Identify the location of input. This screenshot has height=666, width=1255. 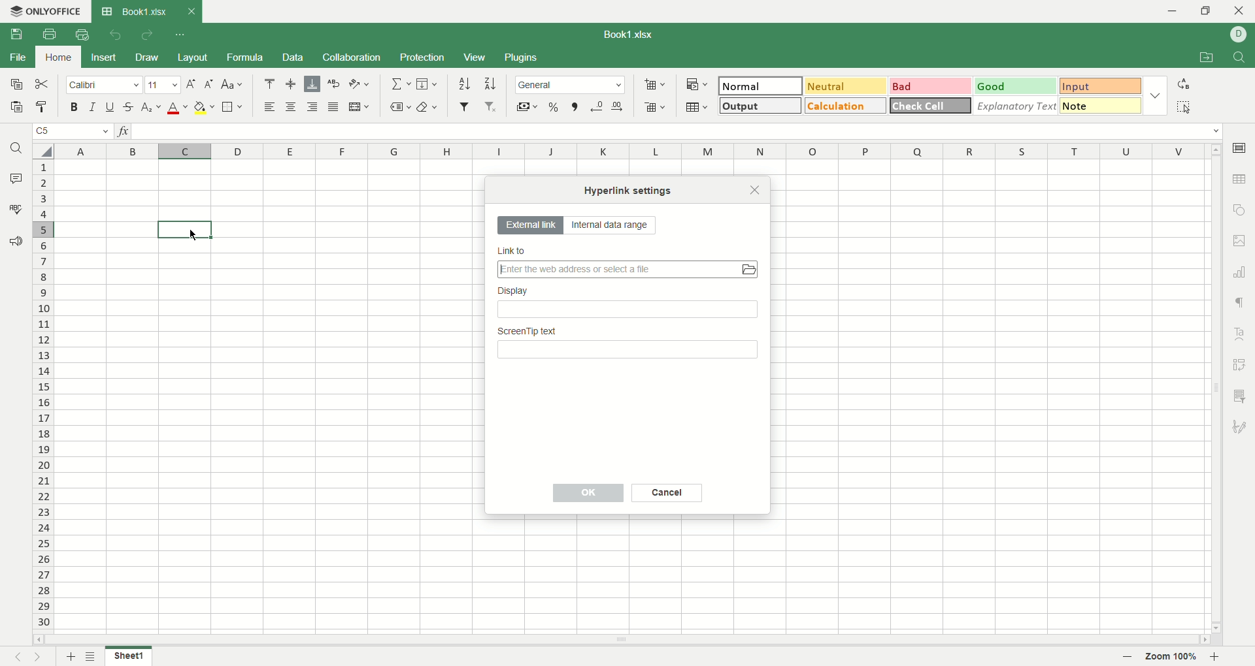
(1101, 87).